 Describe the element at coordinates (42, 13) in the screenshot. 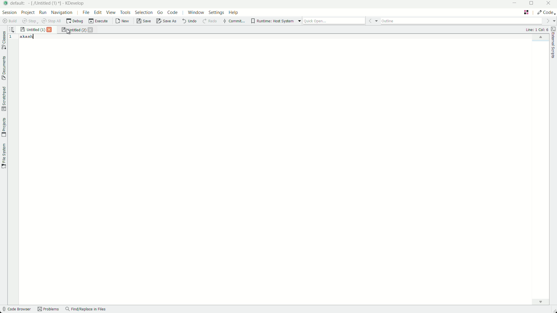

I see `run menu` at that location.